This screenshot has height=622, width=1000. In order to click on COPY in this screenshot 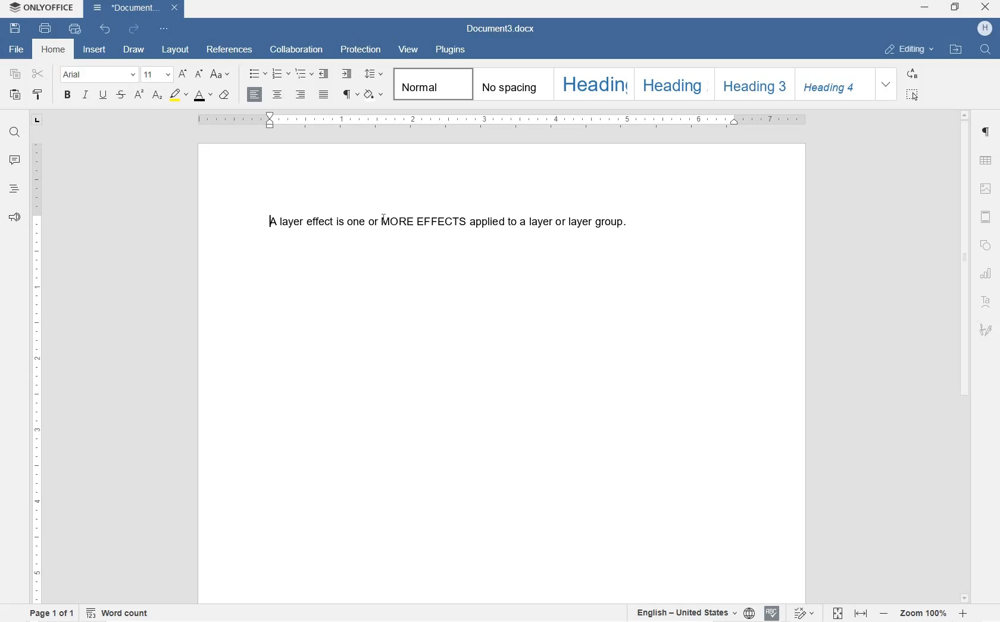, I will do `click(17, 74)`.